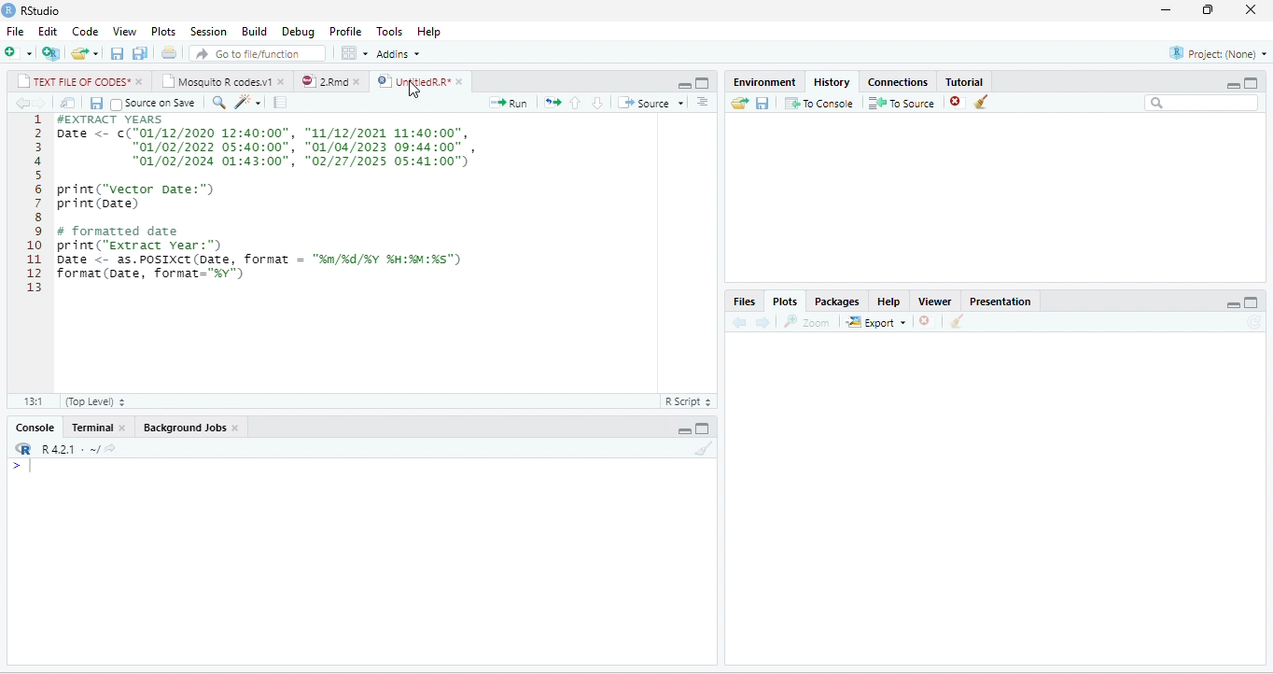  What do you see at coordinates (19, 53) in the screenshot?
I see `new file` at bounding box center [19, 53].